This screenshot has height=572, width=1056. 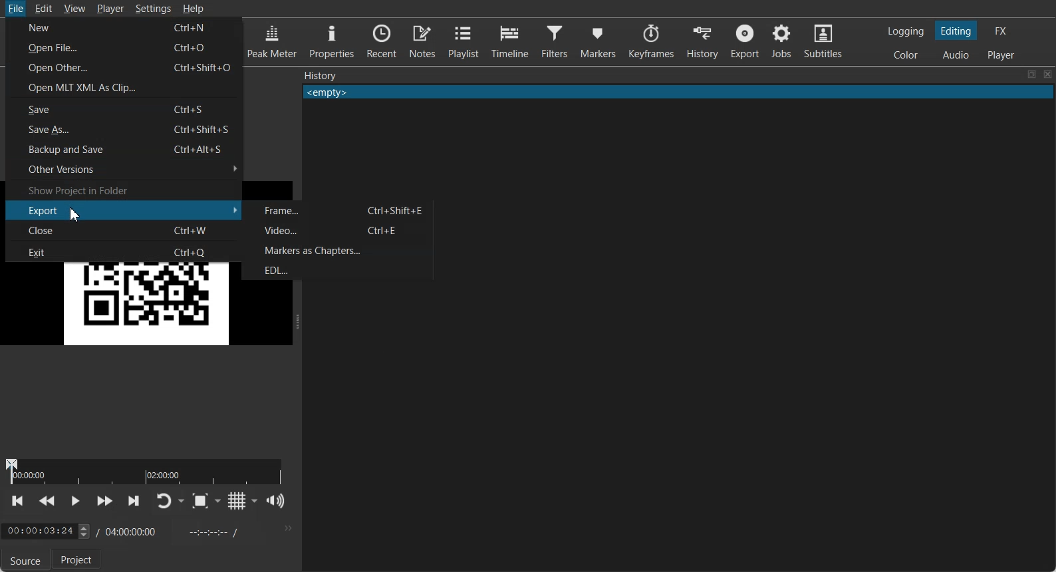 What do you see at coordinates (1048, 74) in the screenshot?
I see `Close` at bounding box center [1048, 74].